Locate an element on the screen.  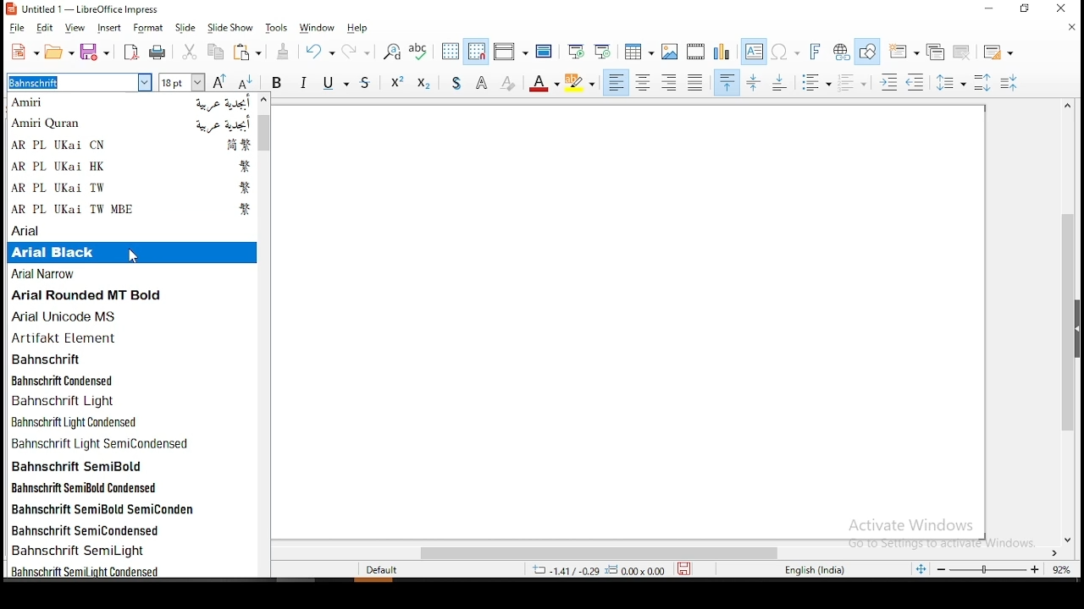
bold is located at coordinates (278, 82).